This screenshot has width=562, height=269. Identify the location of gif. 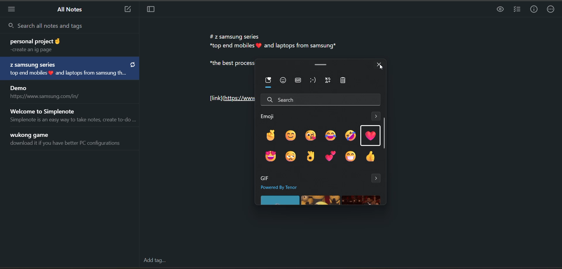
(298, 81).